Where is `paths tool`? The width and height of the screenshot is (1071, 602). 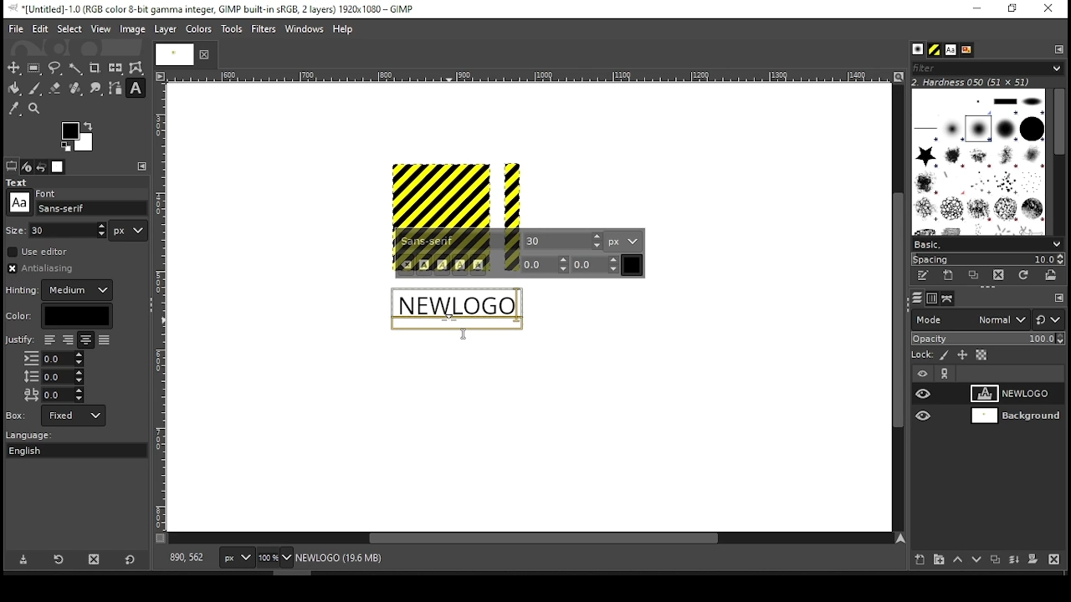
paths tool is located at coordinates (116, 89).